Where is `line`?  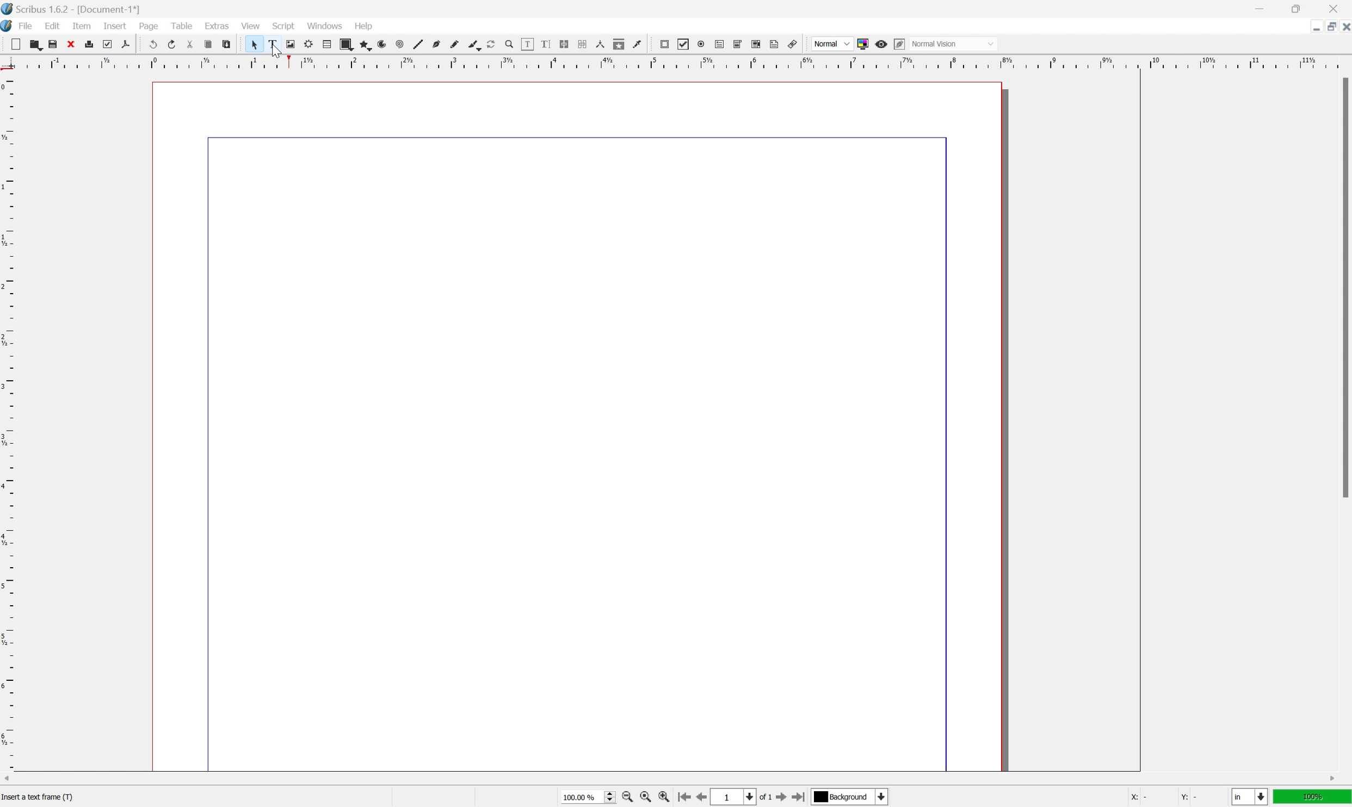
line is located at coordinates (418, 45).